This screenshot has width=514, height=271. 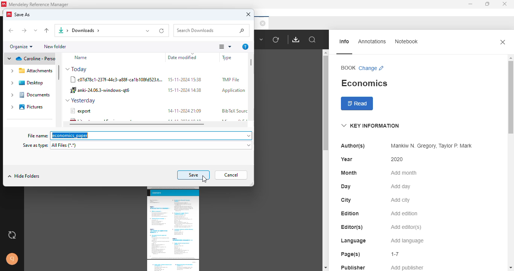 What do you see at coordinates (23, 177) in the screenshot?
I see `hide folders` at bounding box center [23, 177].